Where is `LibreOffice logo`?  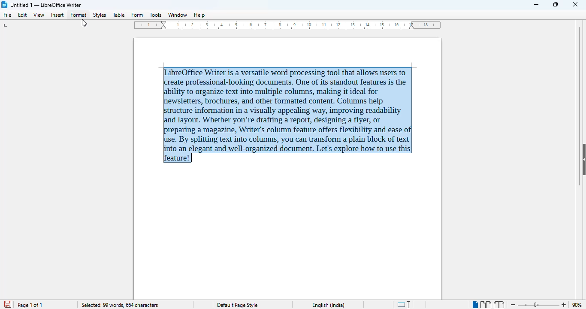 LibreOffice logo is located at coordinates (5, 5).